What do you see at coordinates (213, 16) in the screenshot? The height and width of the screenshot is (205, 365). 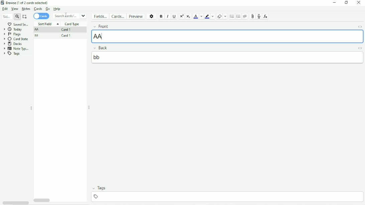 I see `Change color` at bounding box center [213, 16].